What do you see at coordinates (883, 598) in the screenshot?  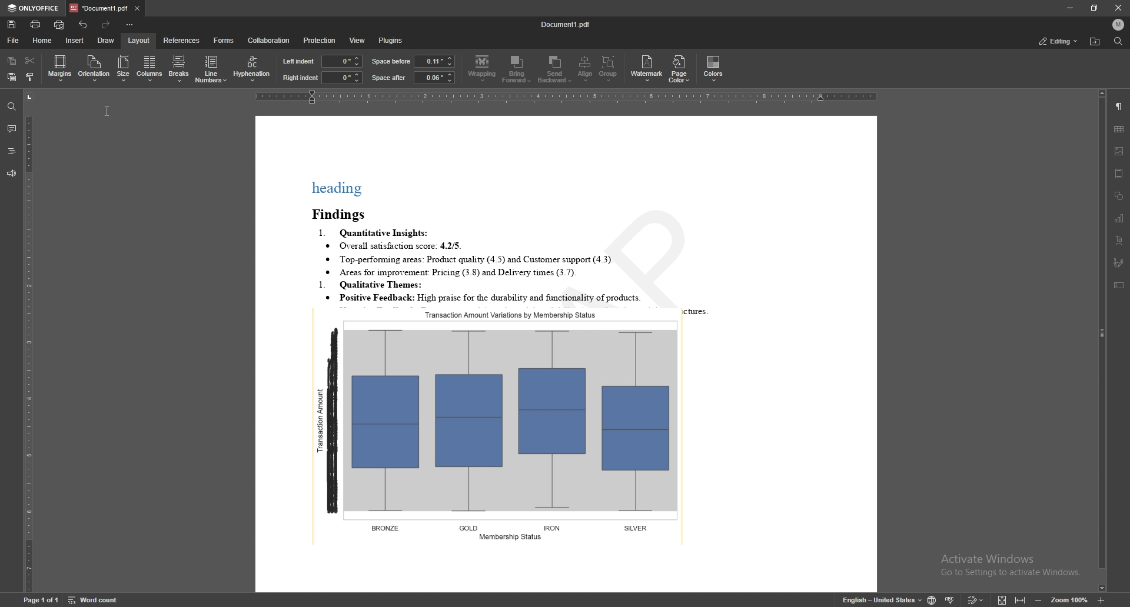 I see `change text language` at bounding box center [883, 598].